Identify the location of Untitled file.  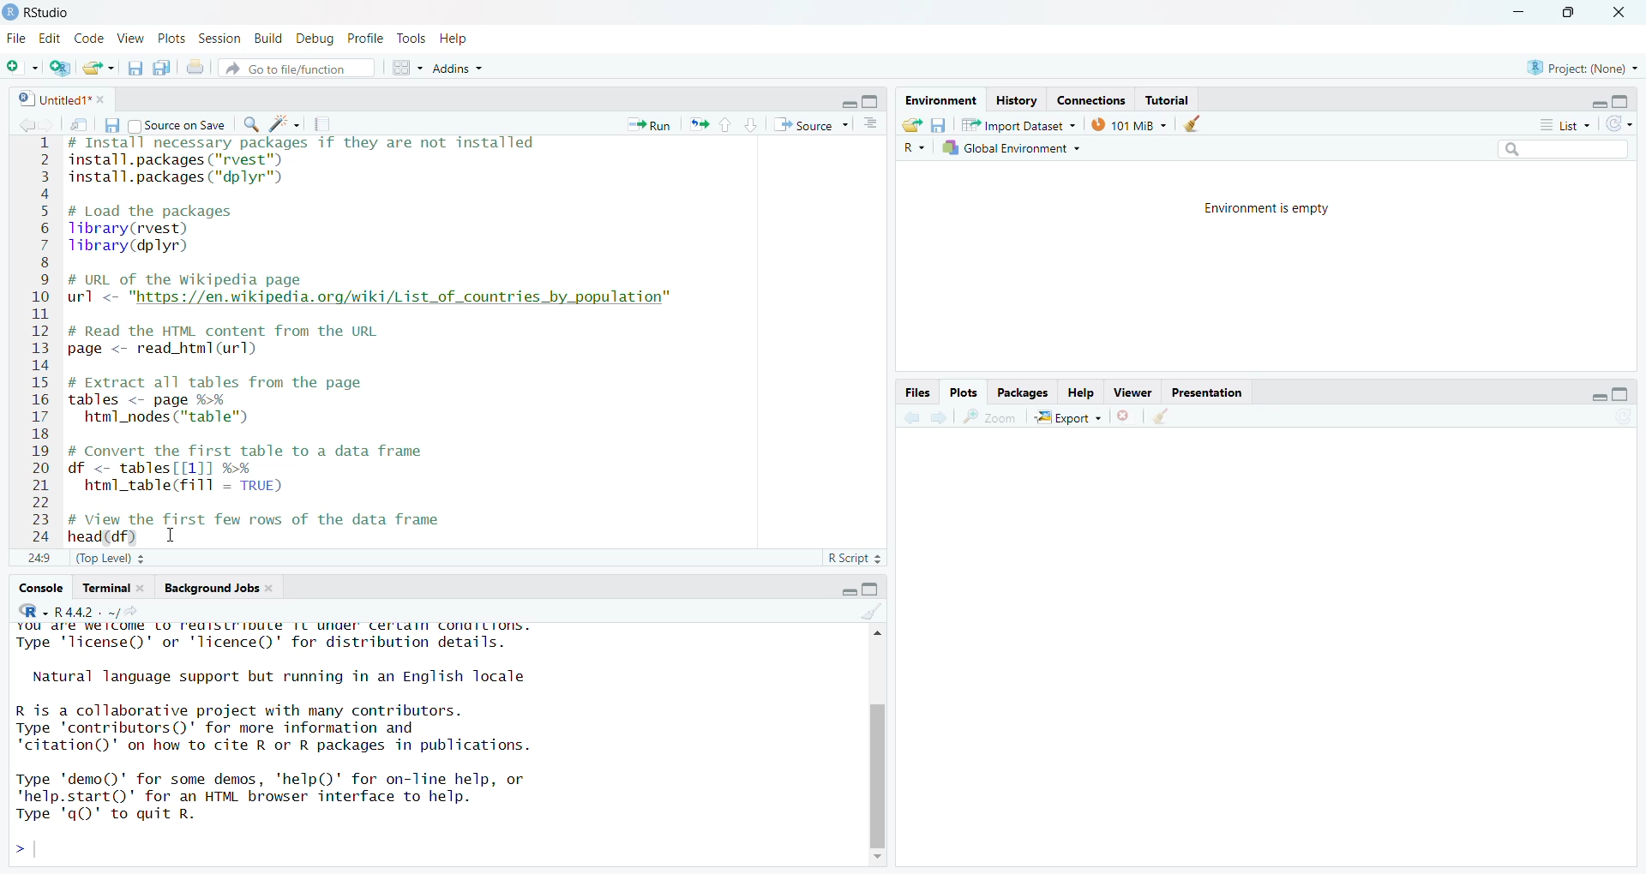
(51, 98).